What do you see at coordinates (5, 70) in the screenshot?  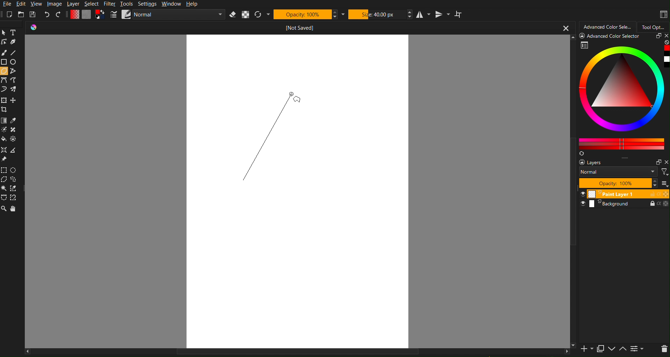 I see `polygon tool` at bounding box center [5, 70].